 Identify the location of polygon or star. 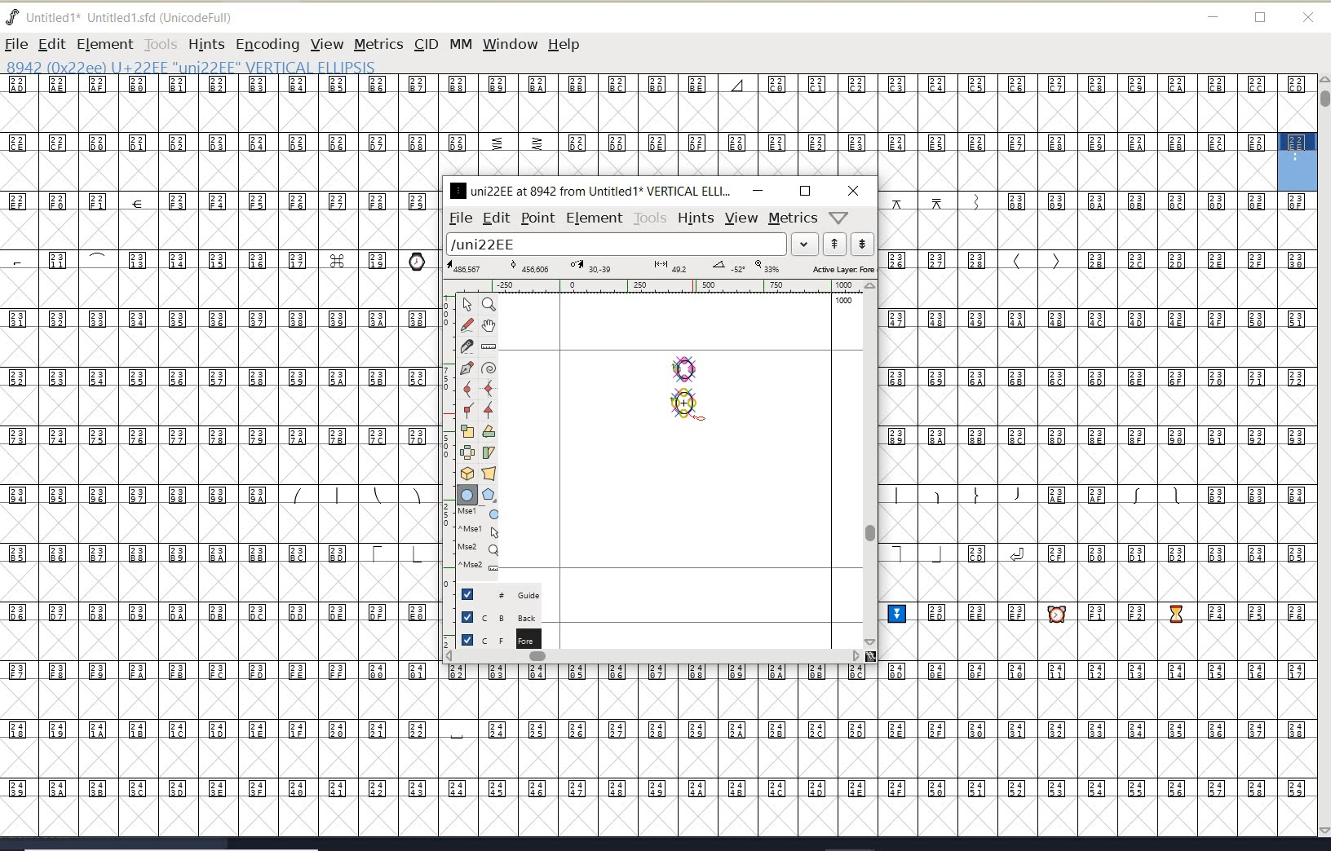
(489, 496).